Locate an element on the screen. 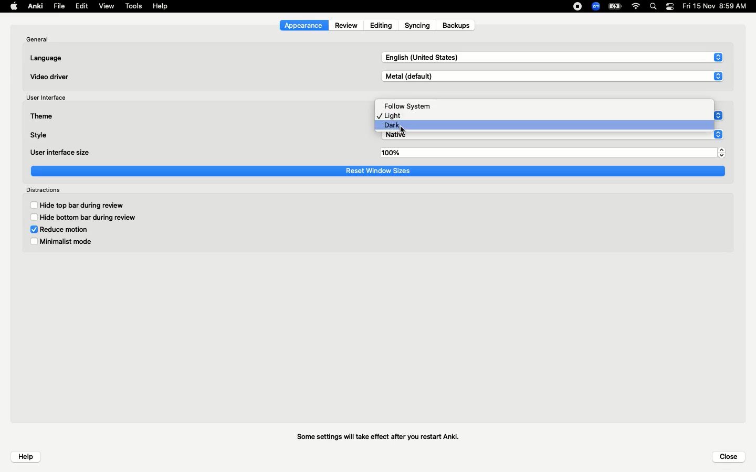 The width and height of the screenshot is (756, 472). Metal is located at coordinates (551, 76).